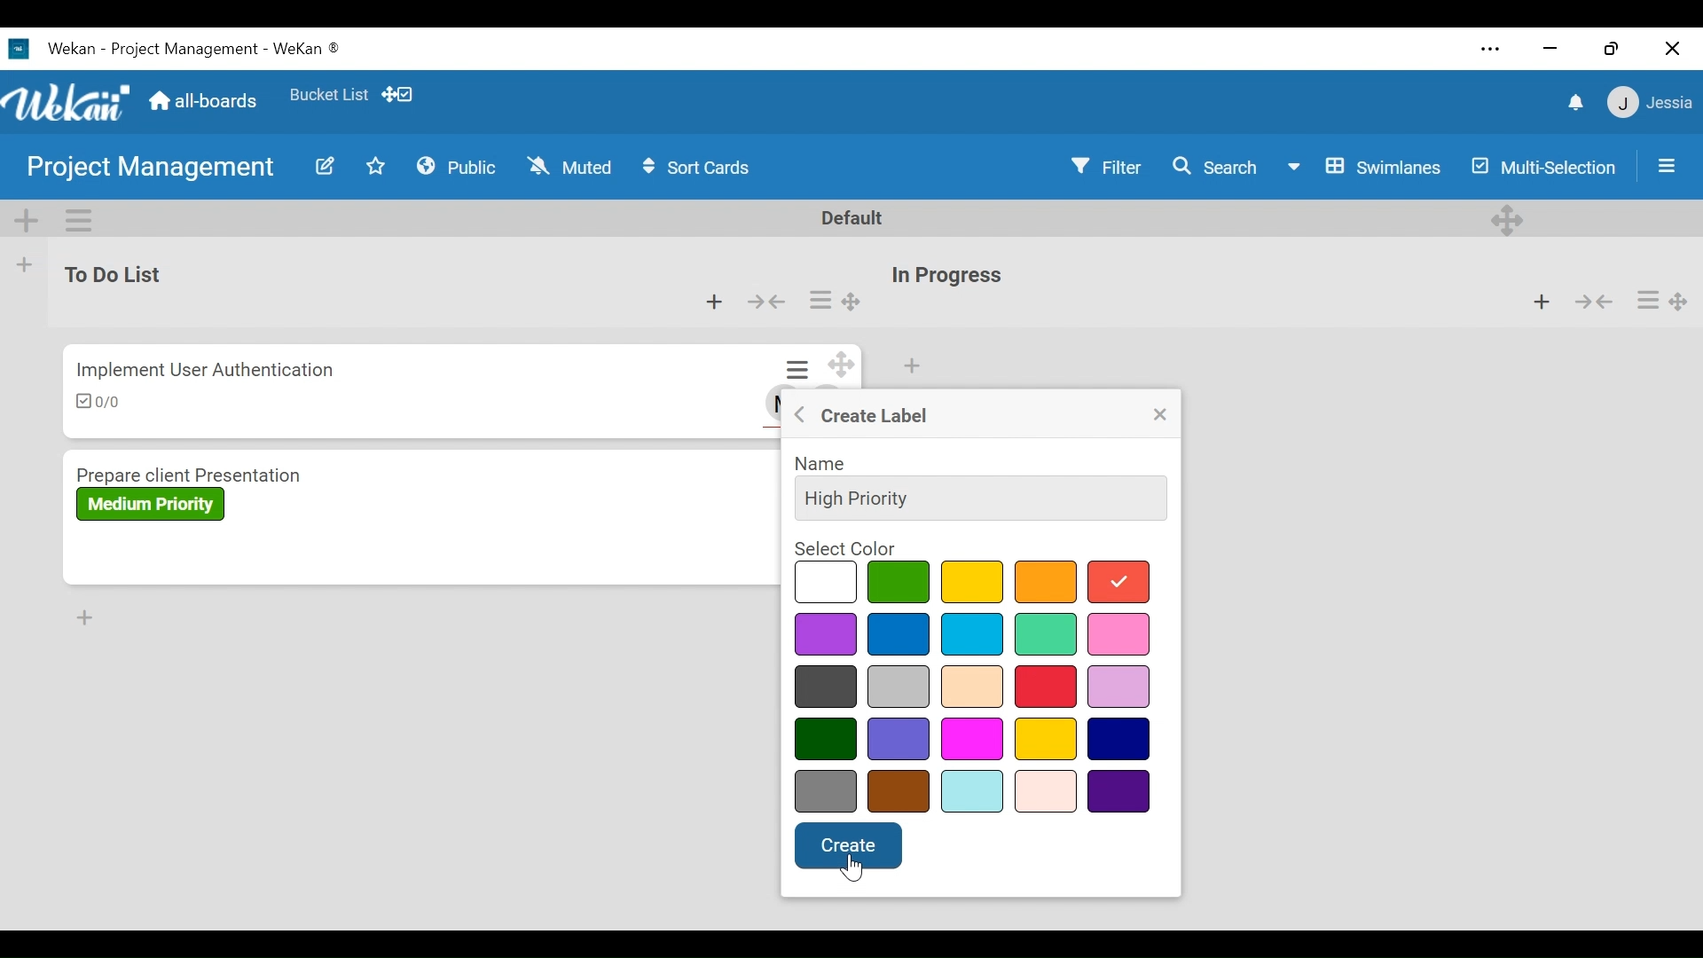  Describe the element at coordinates (1162, 415) in the screenshot. I see `Close` at that location.